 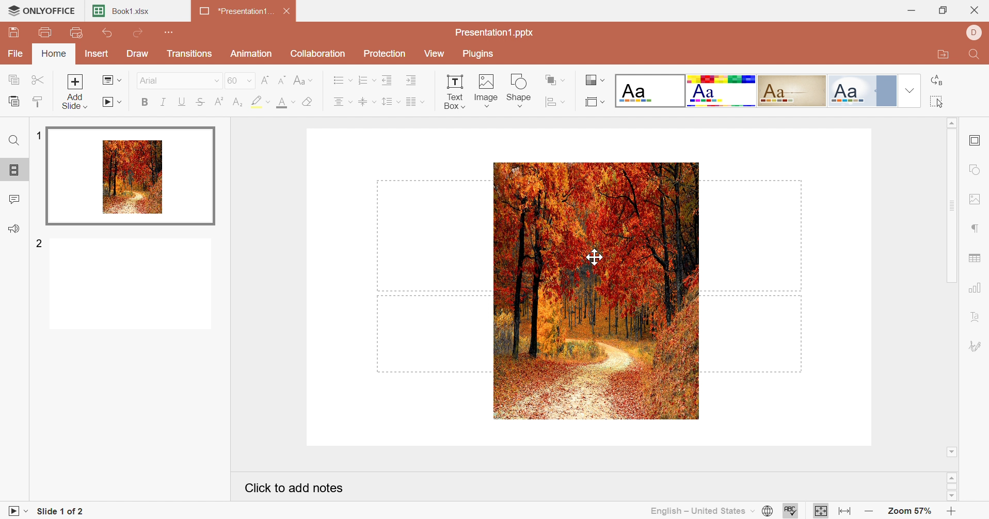 What do you see at coordinates (936, 103) in the screenshot?
I see `Select all` at bounding box center [936, 103].